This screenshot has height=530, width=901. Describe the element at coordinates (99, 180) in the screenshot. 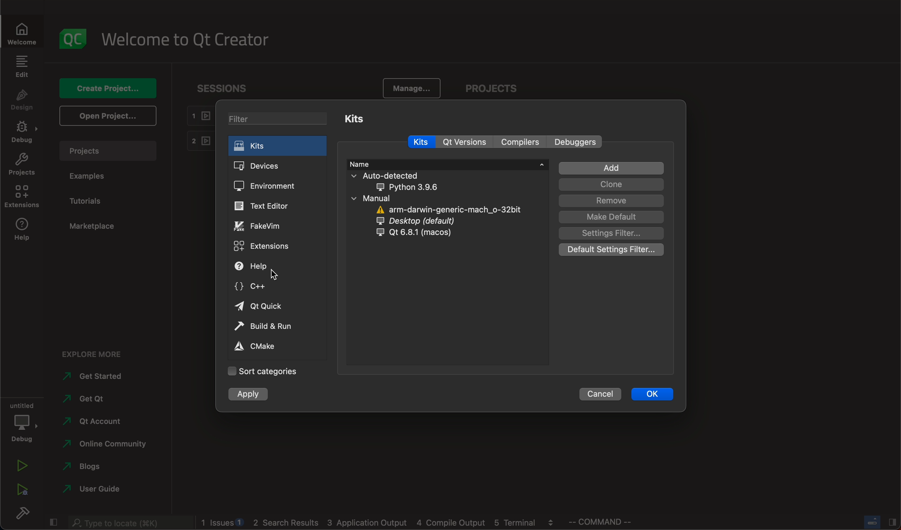

I see `examples` at that location.